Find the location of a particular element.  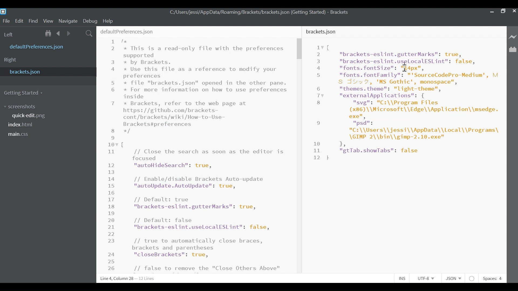

screenshot is located at coordinates (23, 106).